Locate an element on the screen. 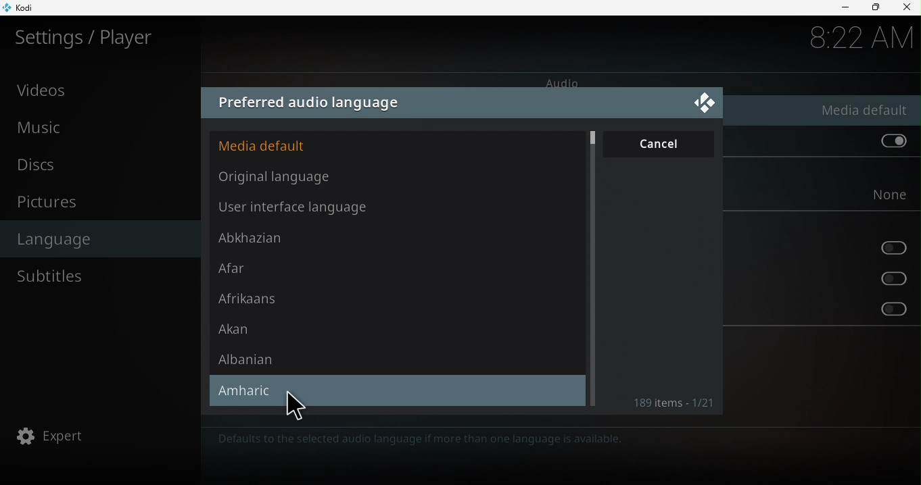 The image size is (921, 485). Preferred subtitle language is located at coordinates (820, 195).